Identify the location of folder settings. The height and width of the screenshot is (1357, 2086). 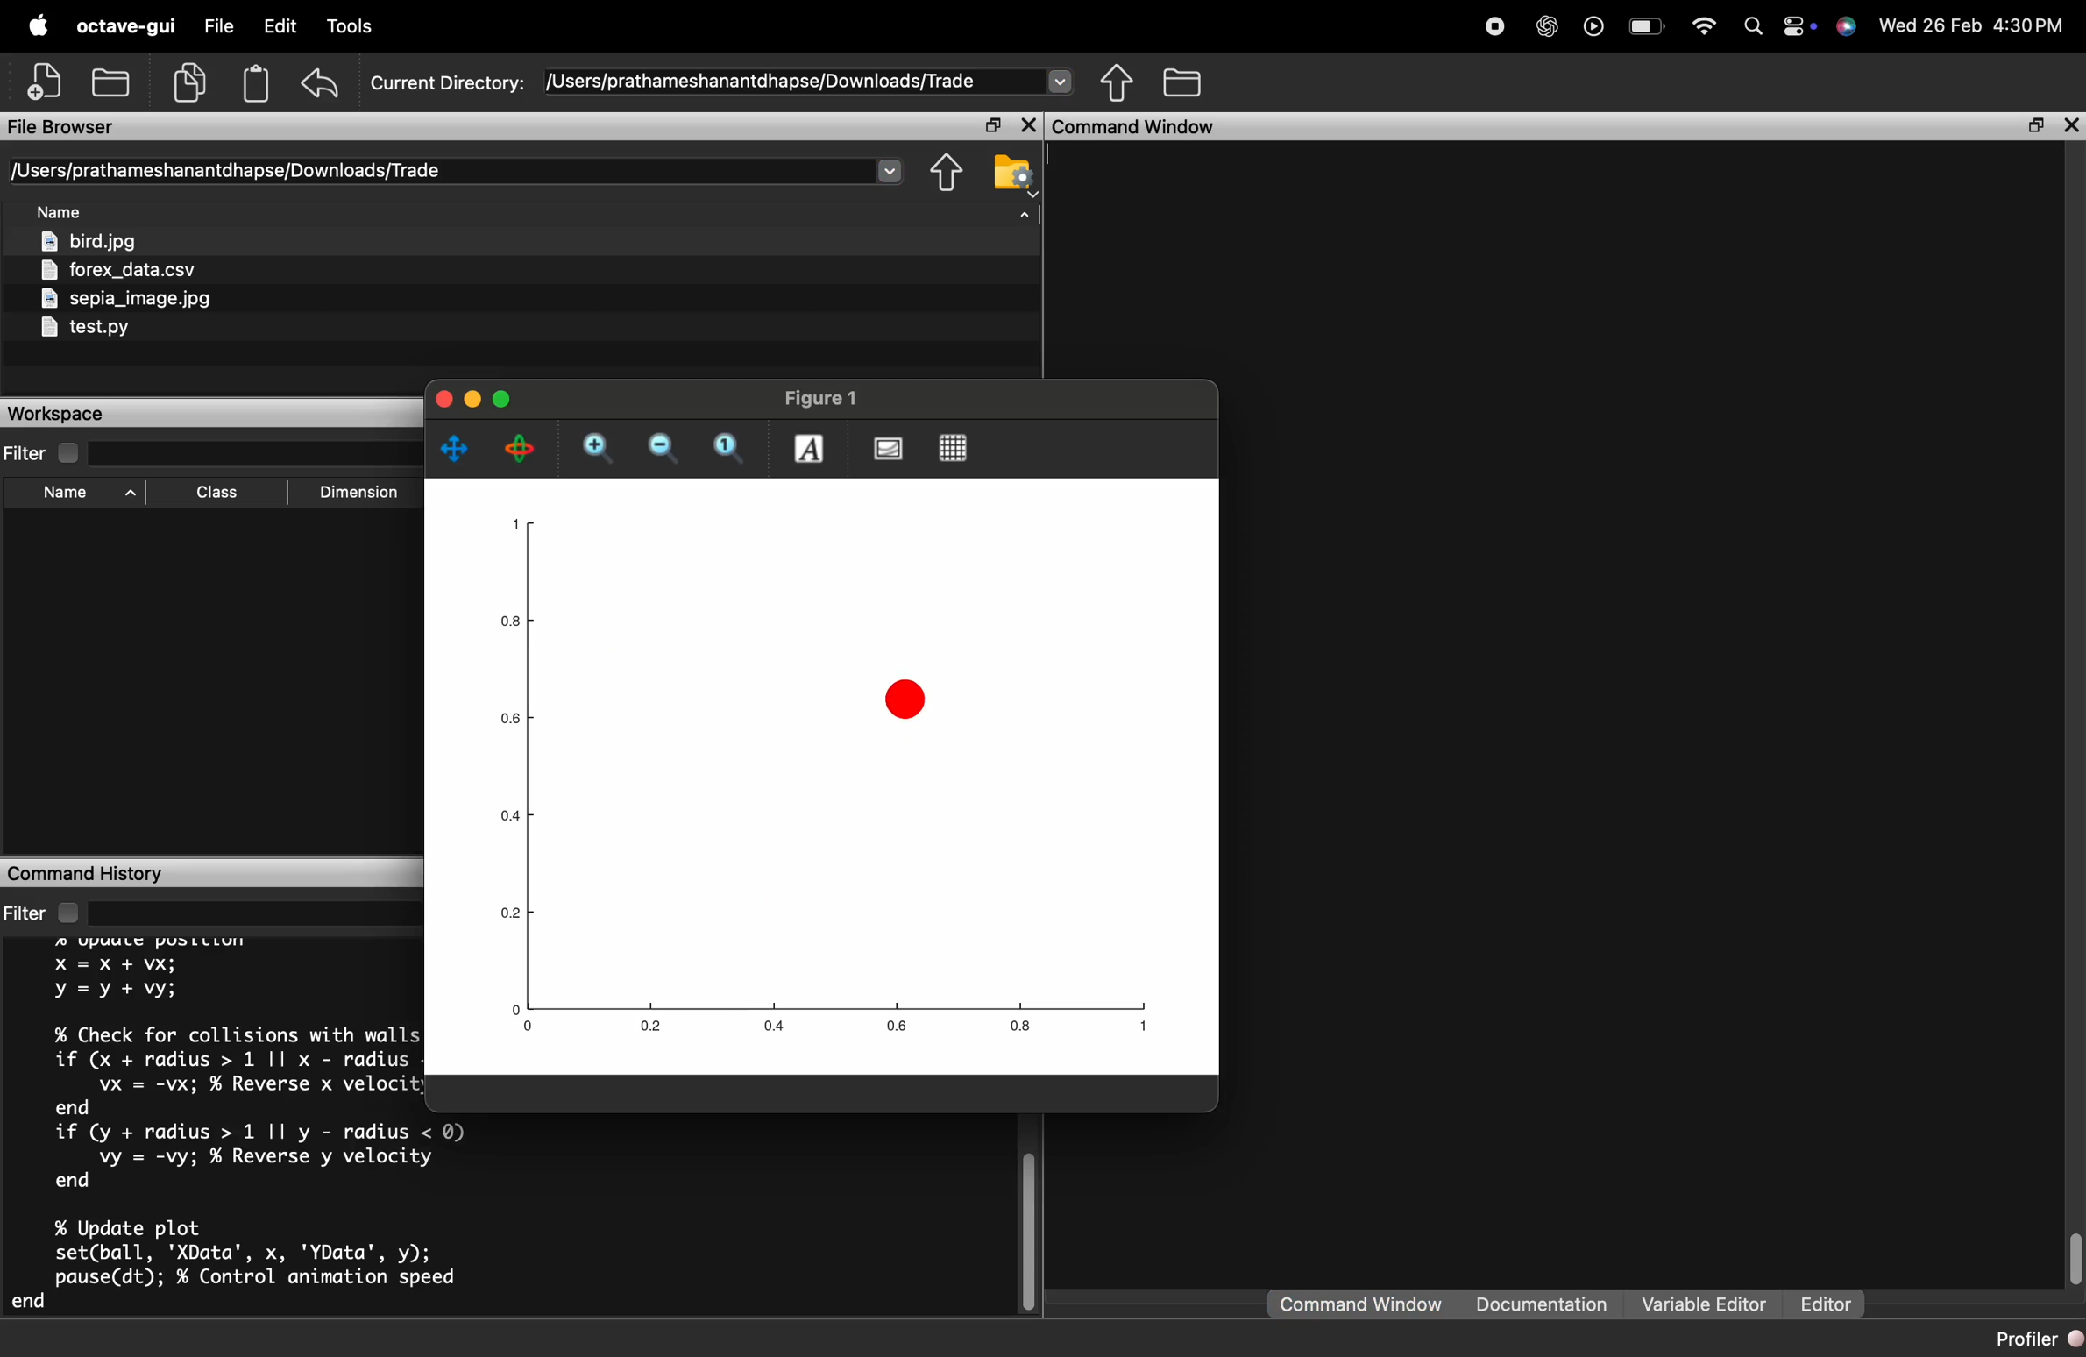
(1013, 174).